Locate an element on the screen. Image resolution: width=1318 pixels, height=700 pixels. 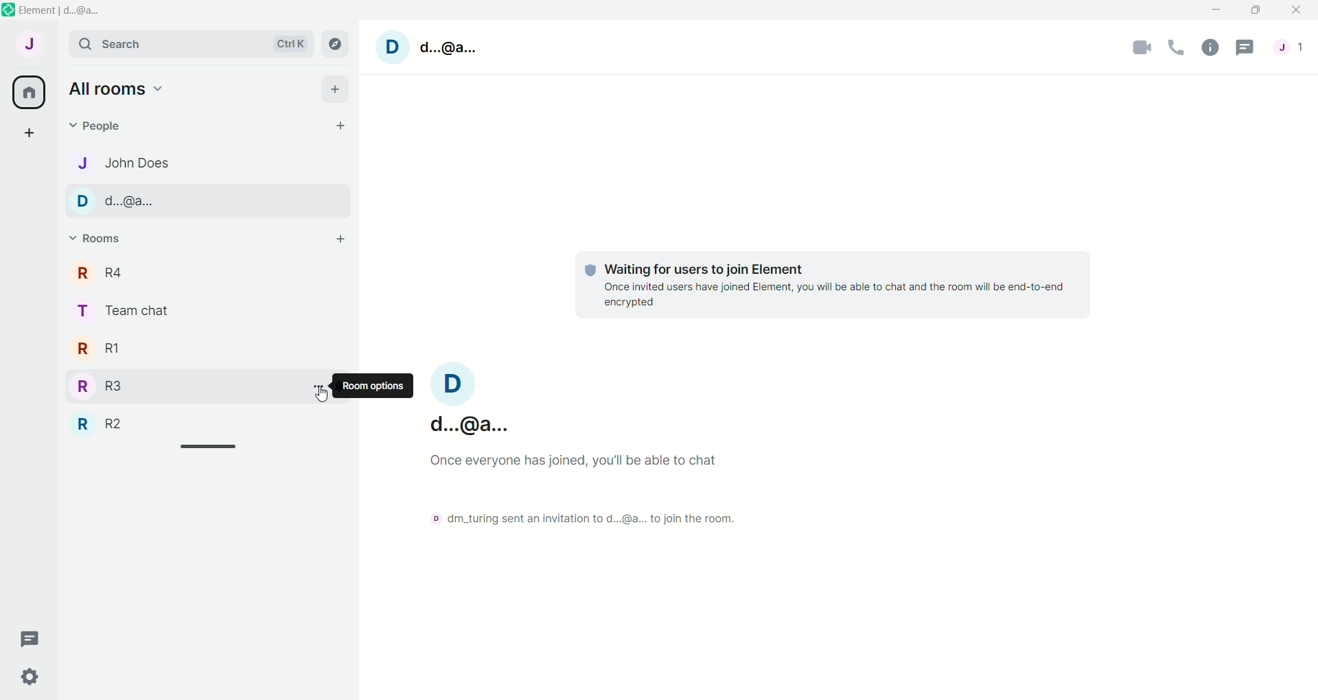
threads is located at coordinates (1246, 49).